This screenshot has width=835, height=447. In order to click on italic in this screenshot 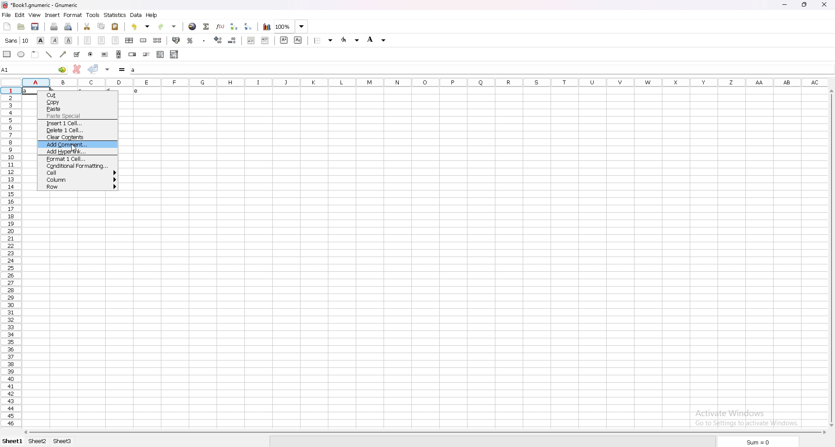, I will do `click(54, 41)`.